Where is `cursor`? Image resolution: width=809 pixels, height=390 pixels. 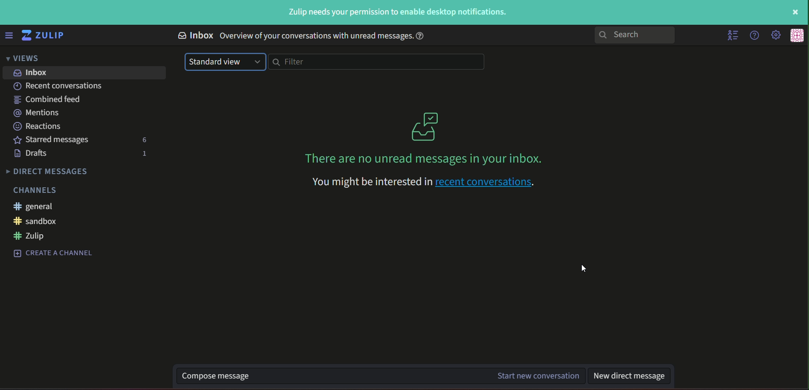 cursor is located at coordinates (584, 268).